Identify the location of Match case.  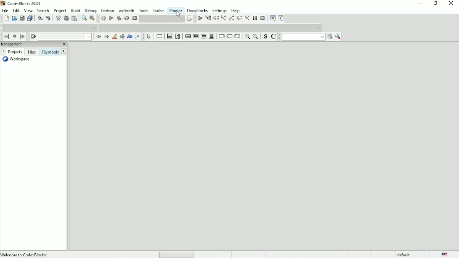
(129, 37).